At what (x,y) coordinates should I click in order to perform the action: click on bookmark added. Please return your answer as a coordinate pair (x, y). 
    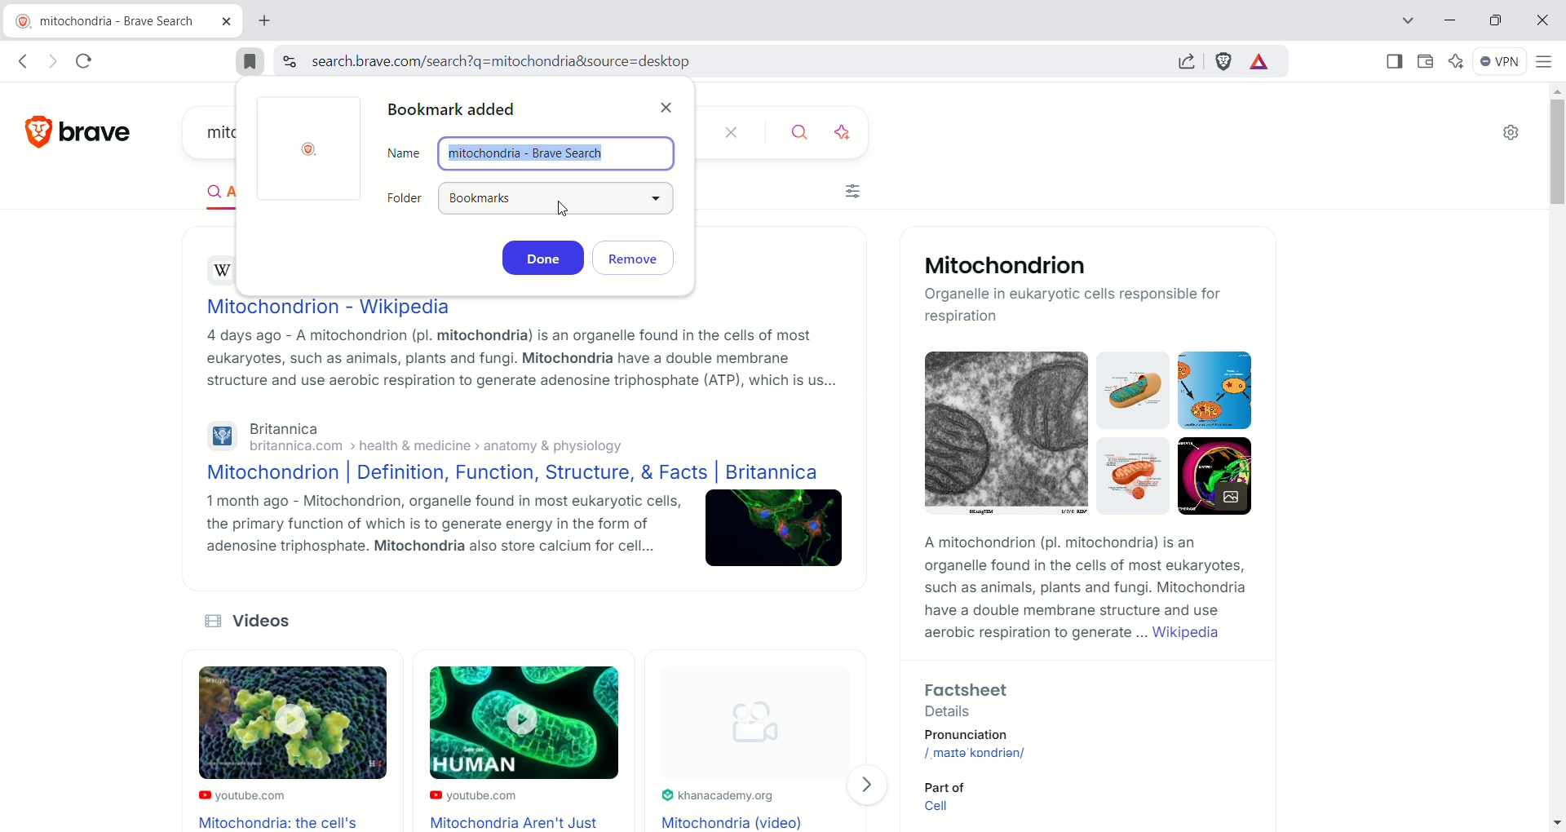
    Looking at the image, I should click on (458, 111).